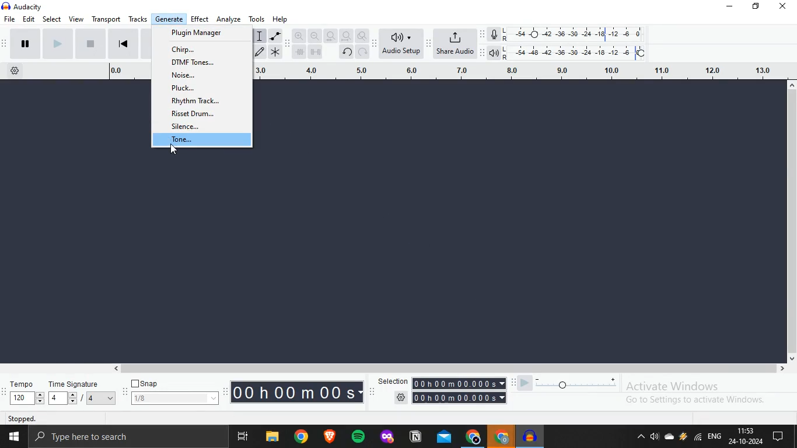  What do you see at coordinates (298, 36) in the screenshot?
I see `Zoom In` at bounding box center [298, 36].